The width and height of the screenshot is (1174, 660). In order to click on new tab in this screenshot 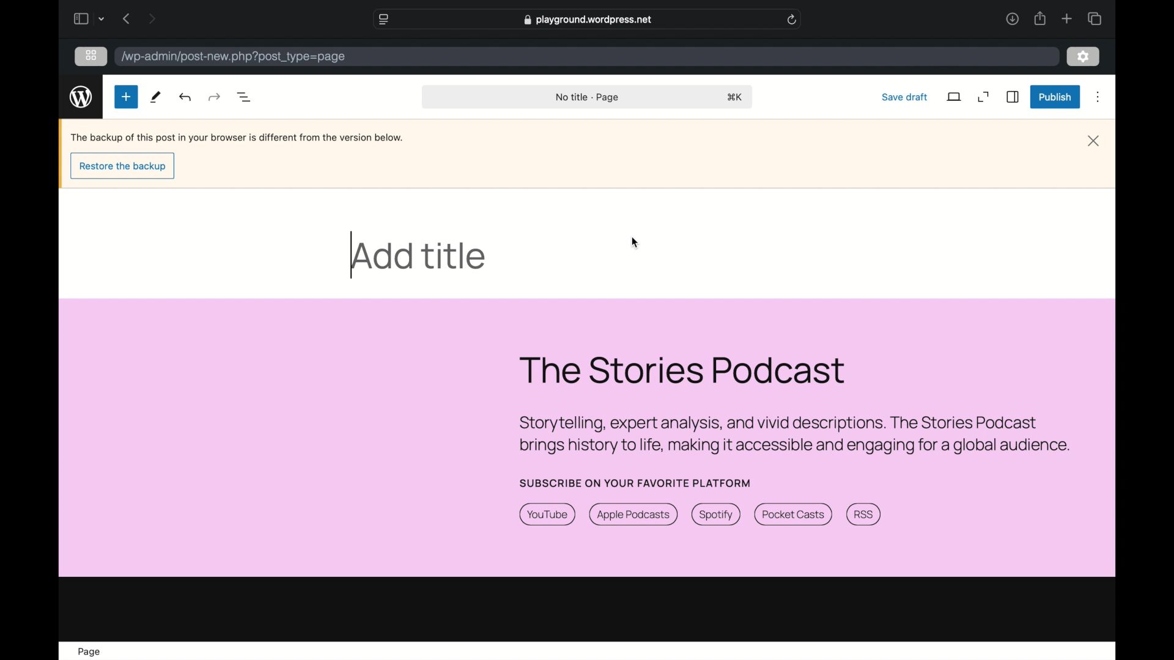, I will do `click(1068, 19)`.